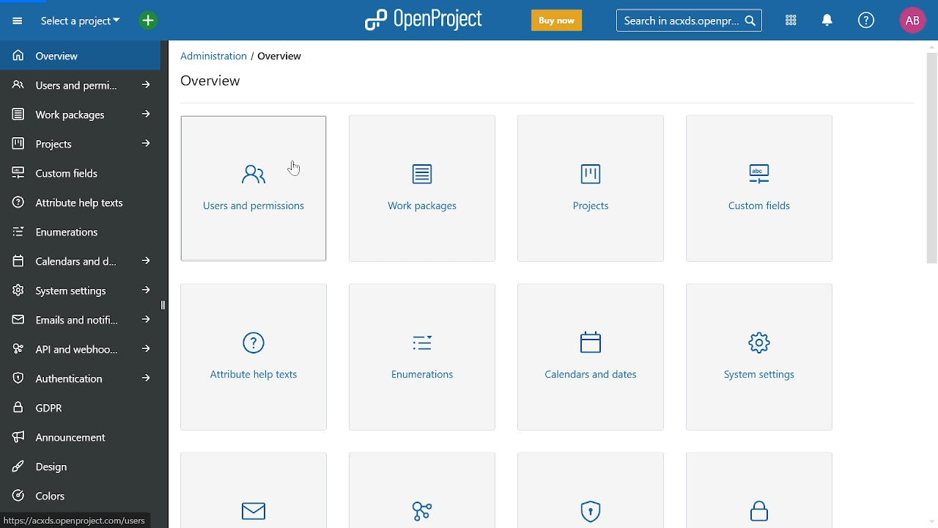  I want to click on Open quick add menu, so click(141, 20).